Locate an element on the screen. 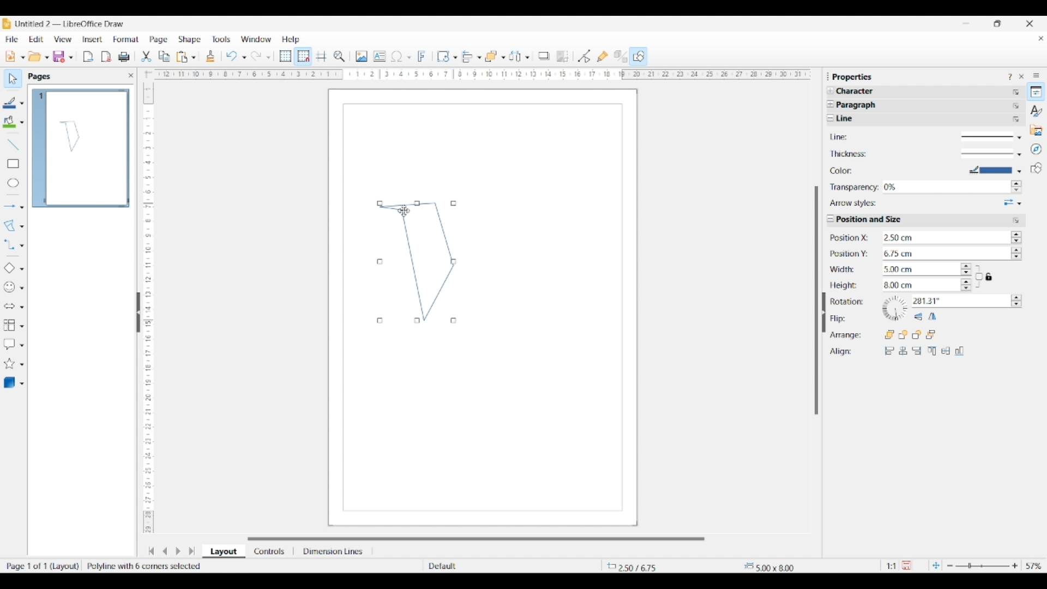 The width and height of the screenshot is (1047, 589). Fill color options is located at coordinates (22, 123).